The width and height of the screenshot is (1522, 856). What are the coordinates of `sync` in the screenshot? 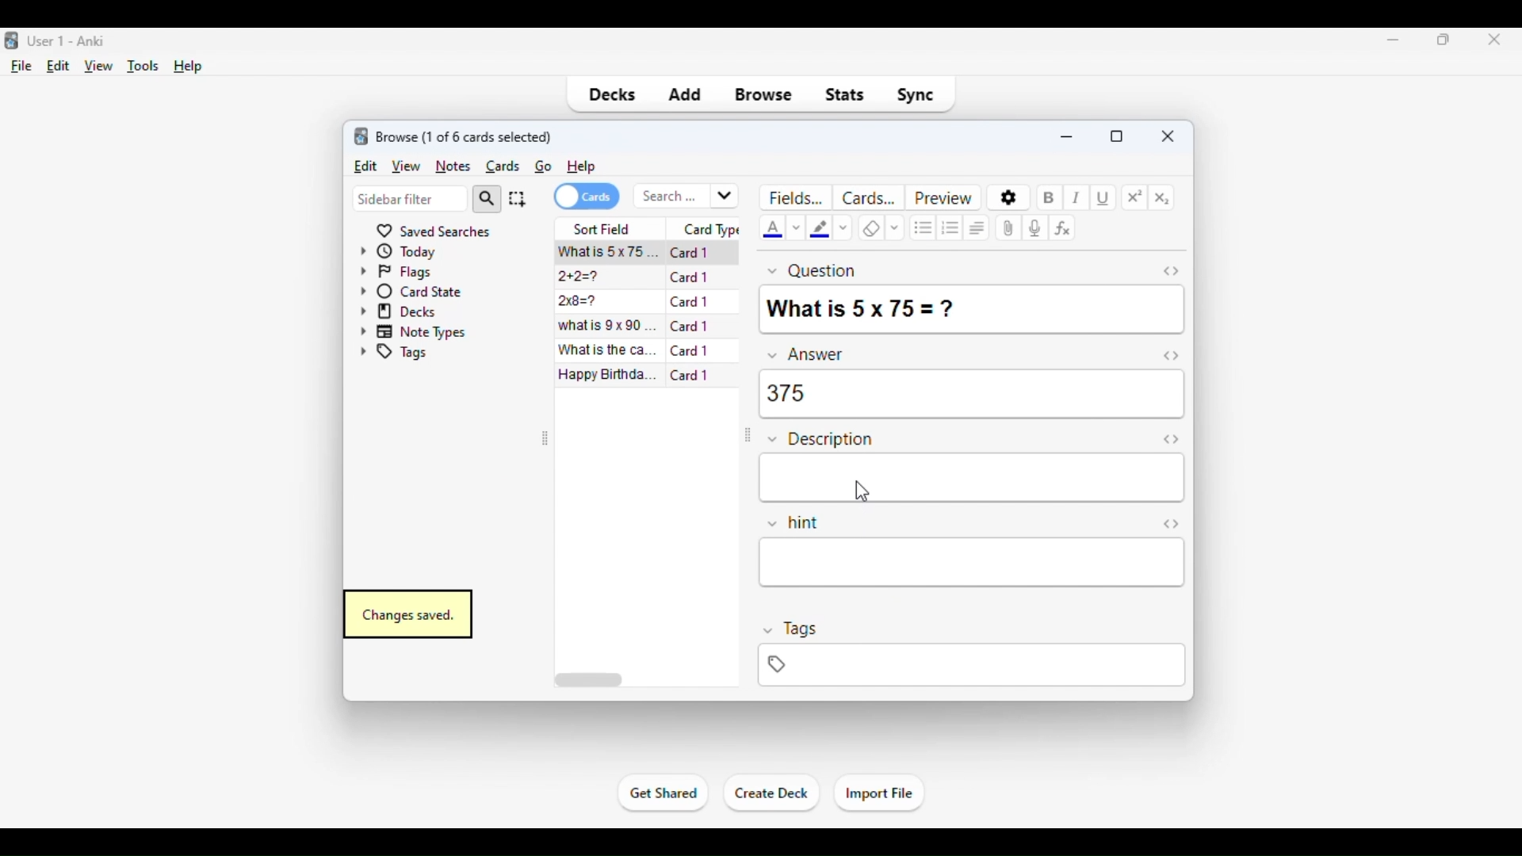 It's located at (915, 95).